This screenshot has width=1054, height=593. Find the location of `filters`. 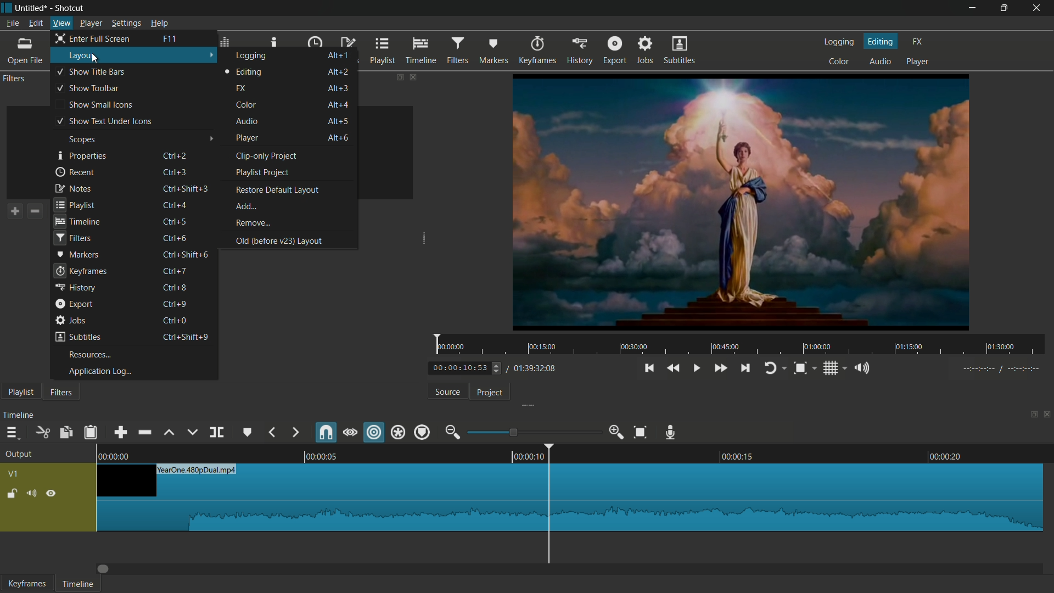

filters is located at coordinates (459, 50).